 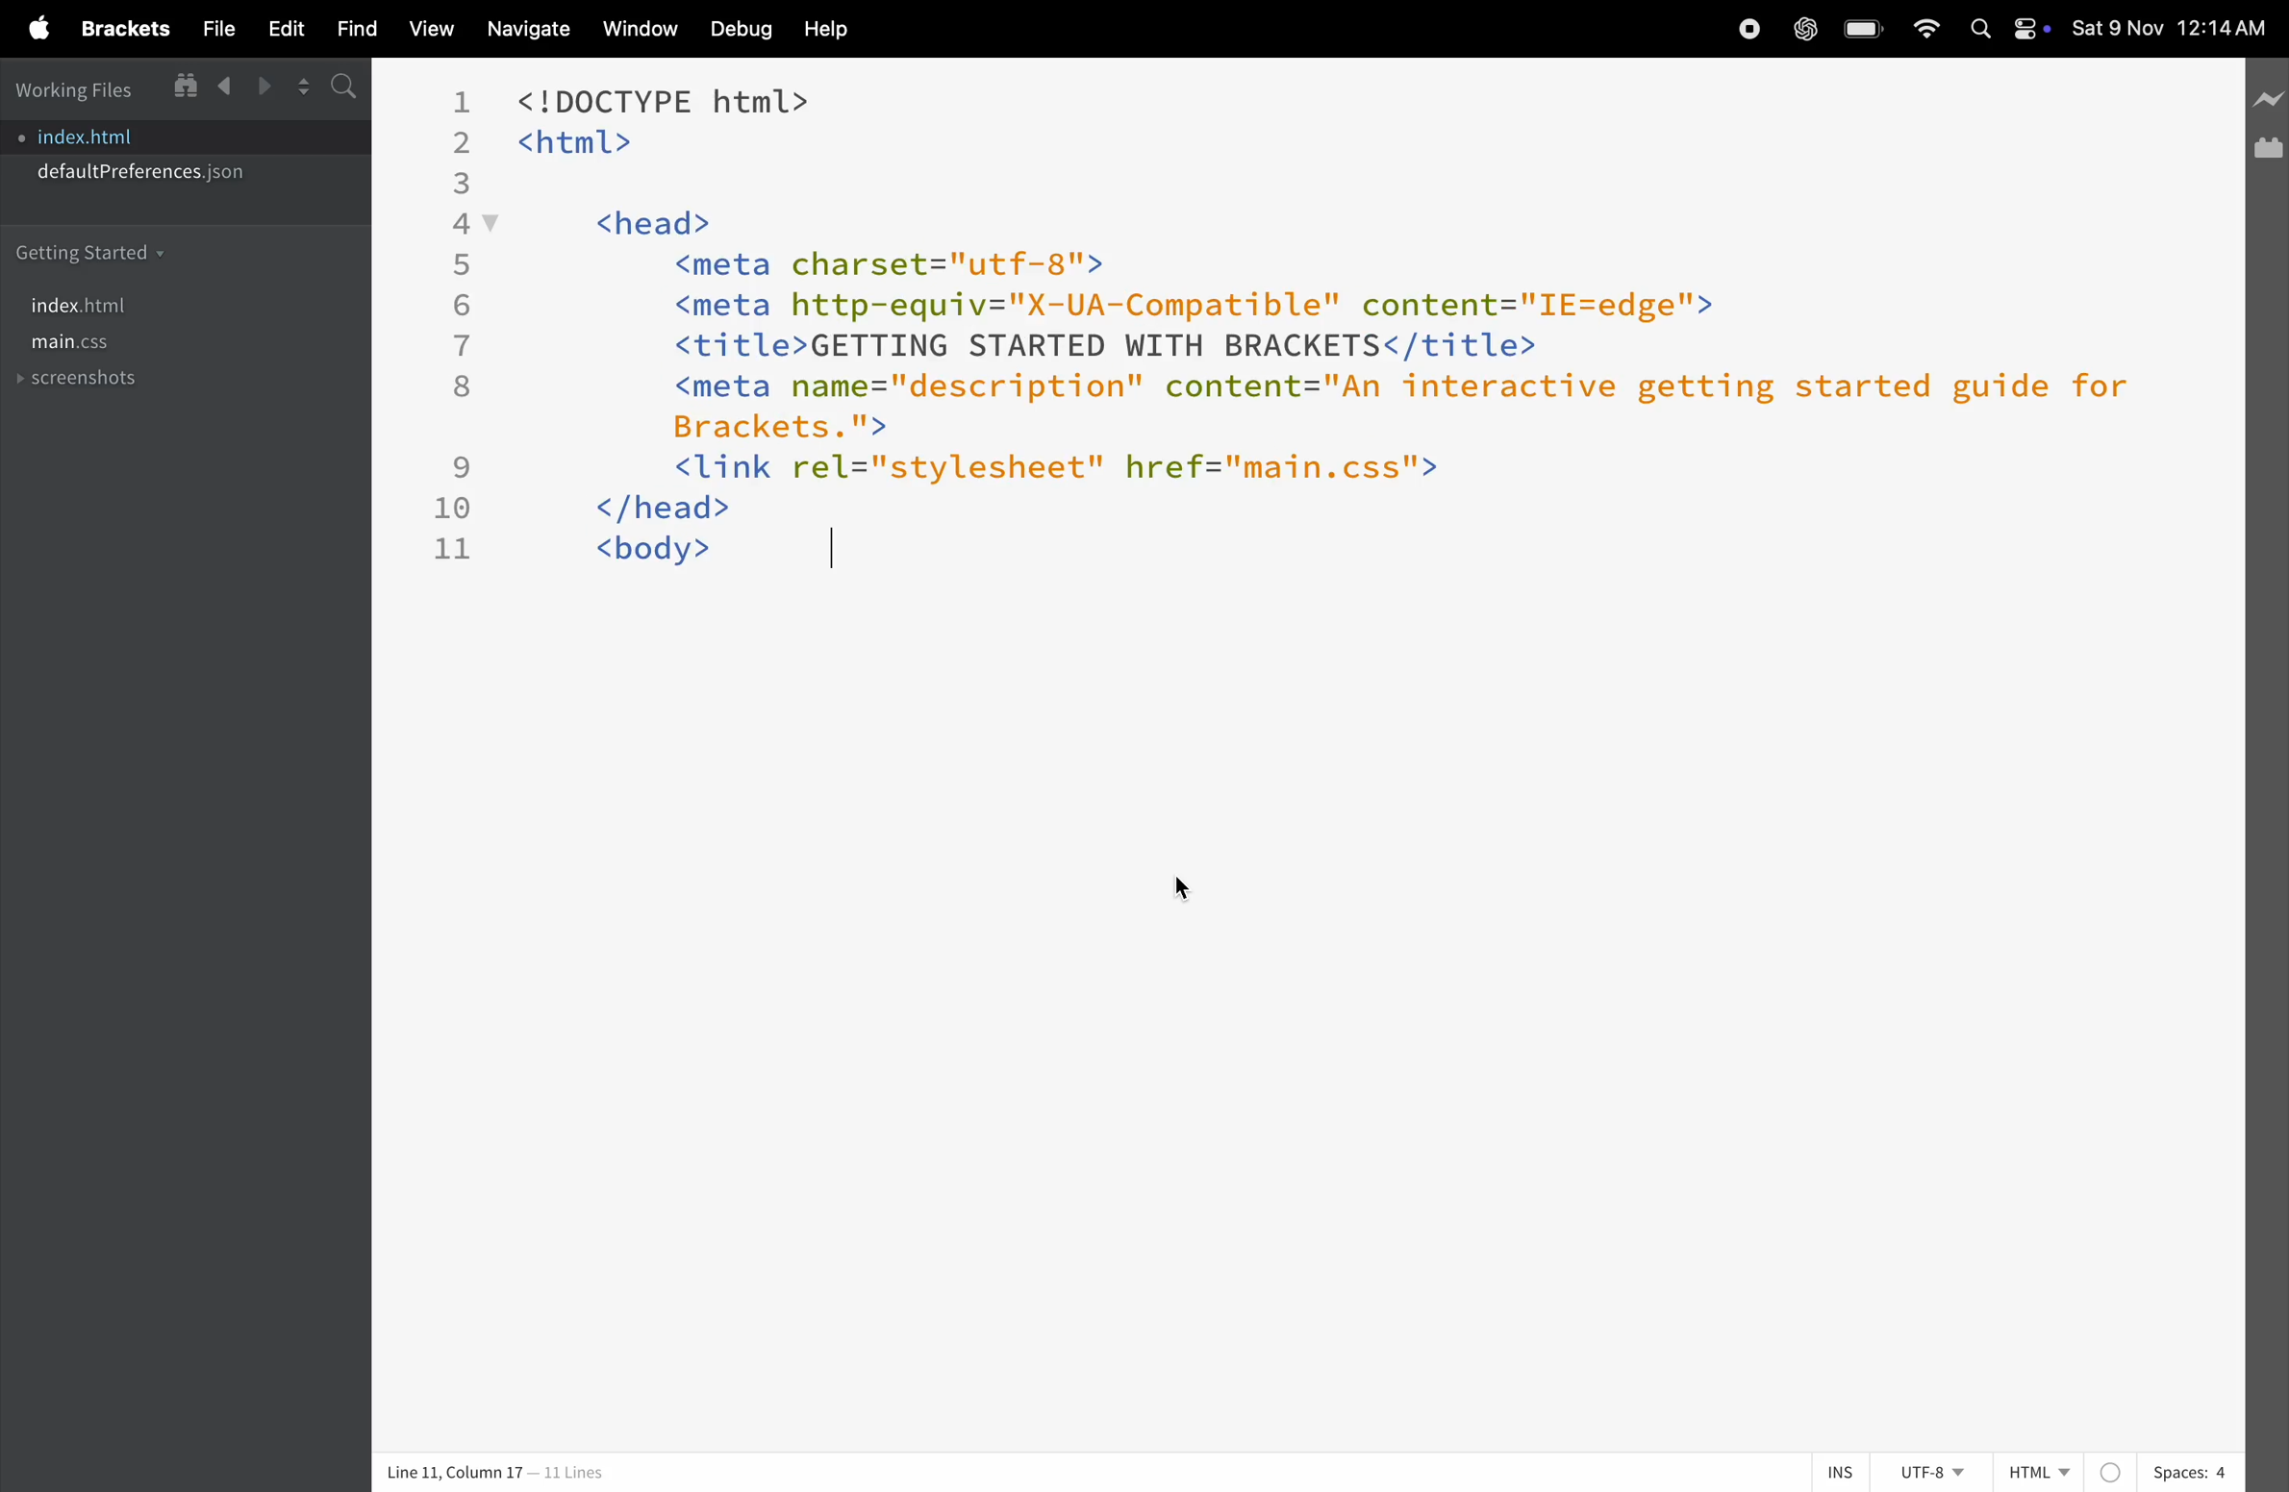 I want to click on cursor, so click(x=1181, y=884).